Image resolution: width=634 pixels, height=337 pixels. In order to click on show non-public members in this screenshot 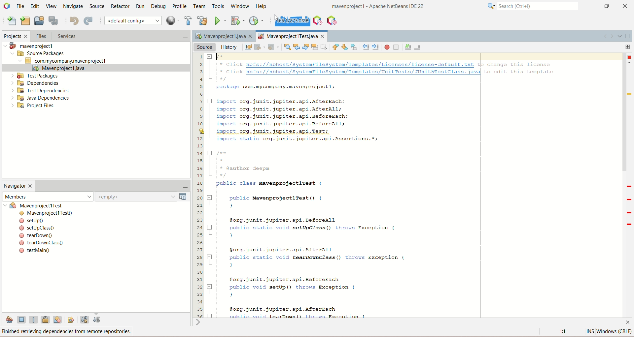, I will do `click(47, 319)`.